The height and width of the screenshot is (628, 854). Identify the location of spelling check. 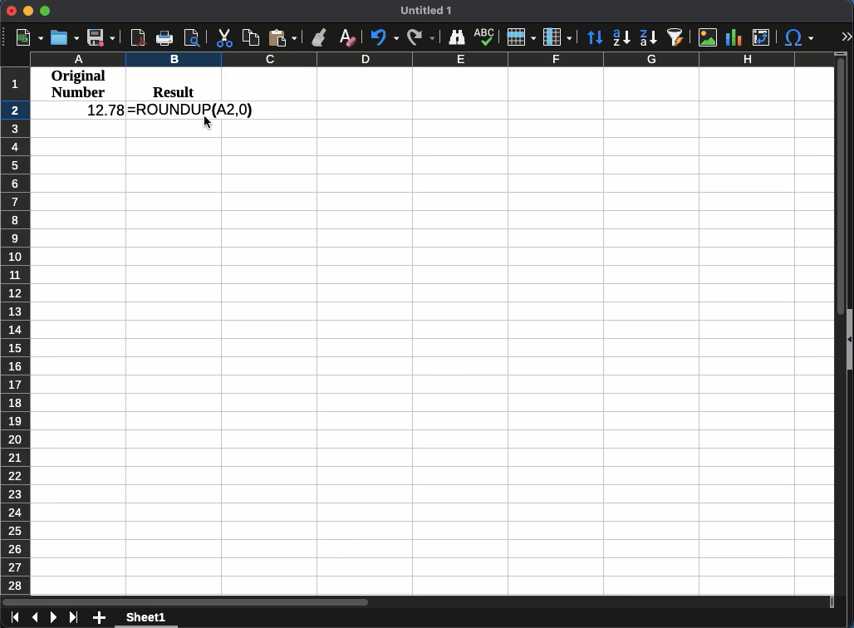
(487, 35).